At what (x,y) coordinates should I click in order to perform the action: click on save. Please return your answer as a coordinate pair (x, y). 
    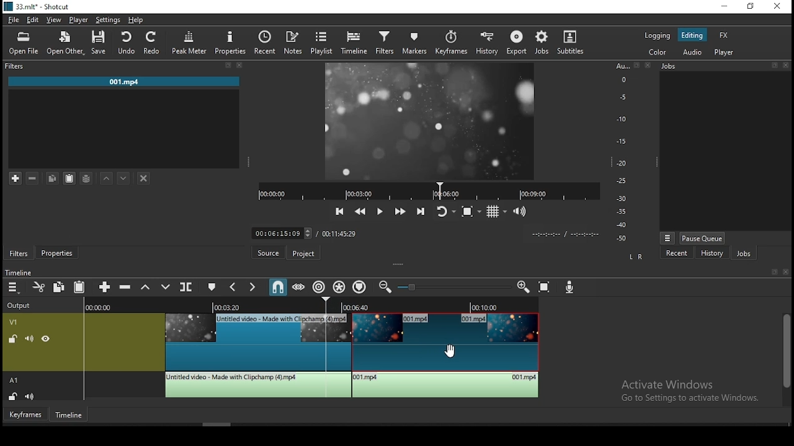
    Looking at the image, I should click on (101, 43).